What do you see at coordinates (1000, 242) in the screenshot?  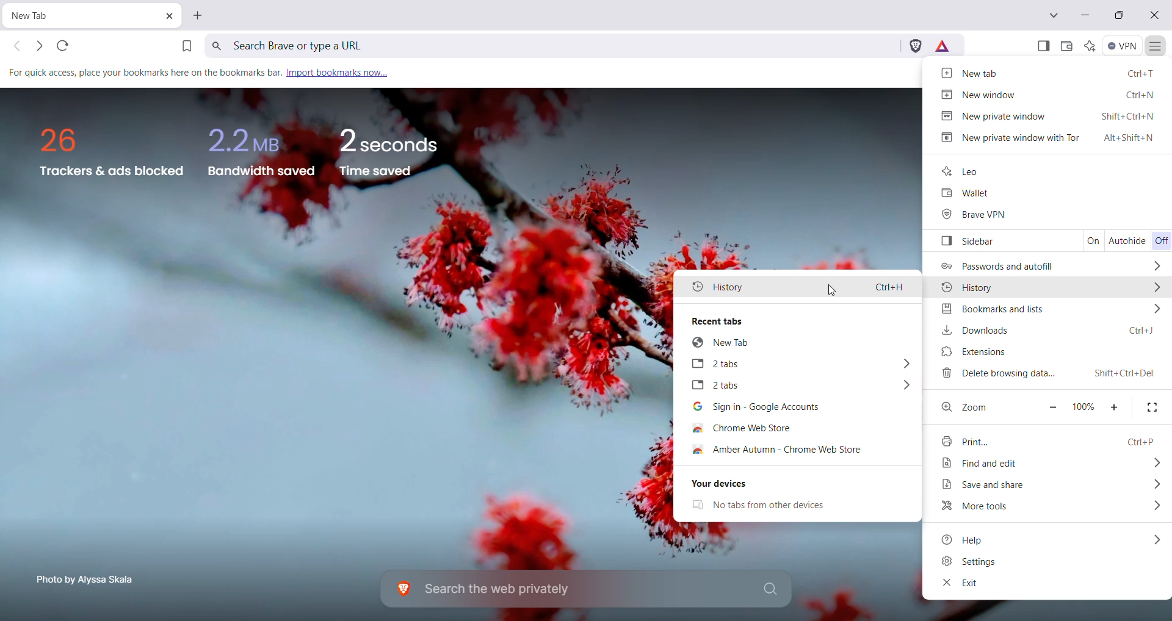 I see `Sidebar` at bounding box center [1000, 242].